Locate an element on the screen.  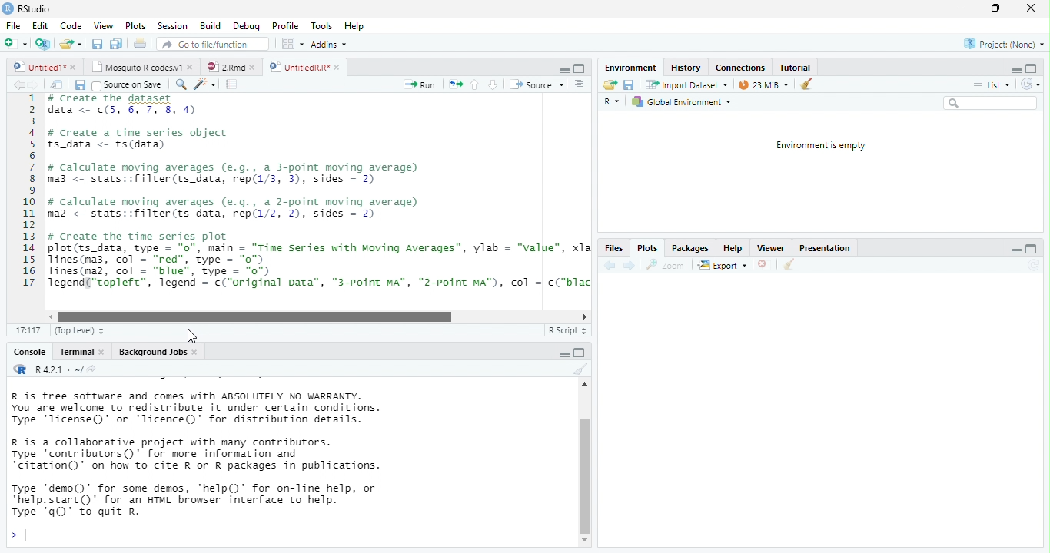
R 4.2.1 . ~/ is located at coordinates (57, 369).